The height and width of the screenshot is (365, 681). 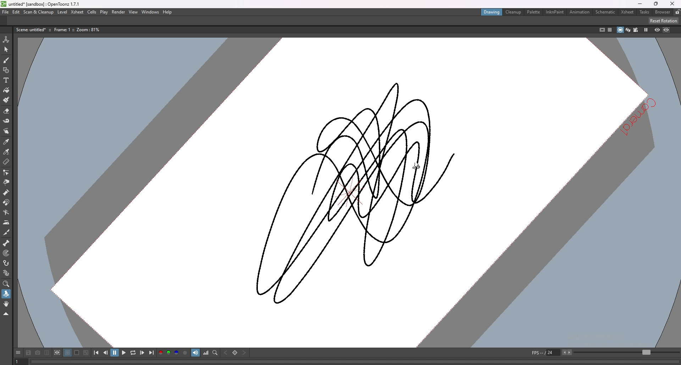 What do you see at coordinates (195, 353) in the screenshot?
I see `soundtrack` at bounding box center [195, 353].